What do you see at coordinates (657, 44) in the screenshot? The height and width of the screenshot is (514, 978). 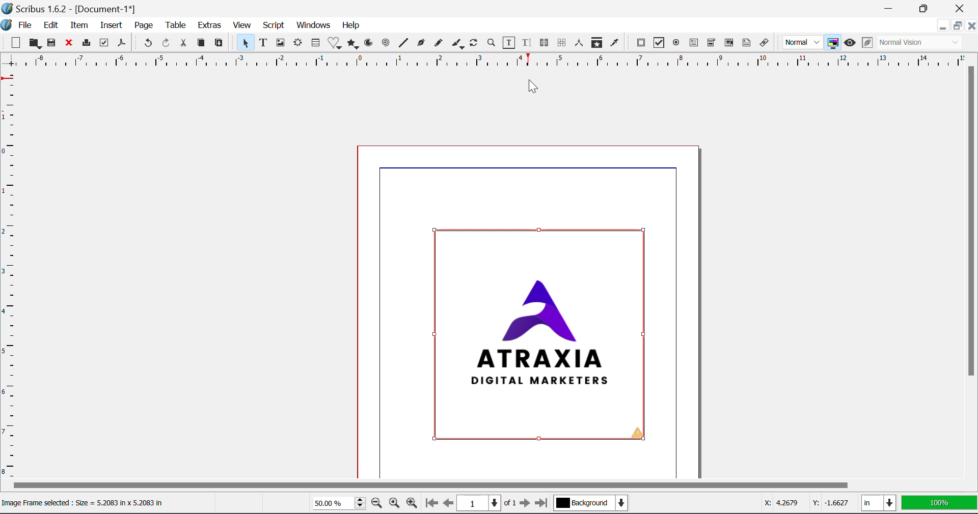 I see `Pdf Checkbox` at bounding box center [657, 44].